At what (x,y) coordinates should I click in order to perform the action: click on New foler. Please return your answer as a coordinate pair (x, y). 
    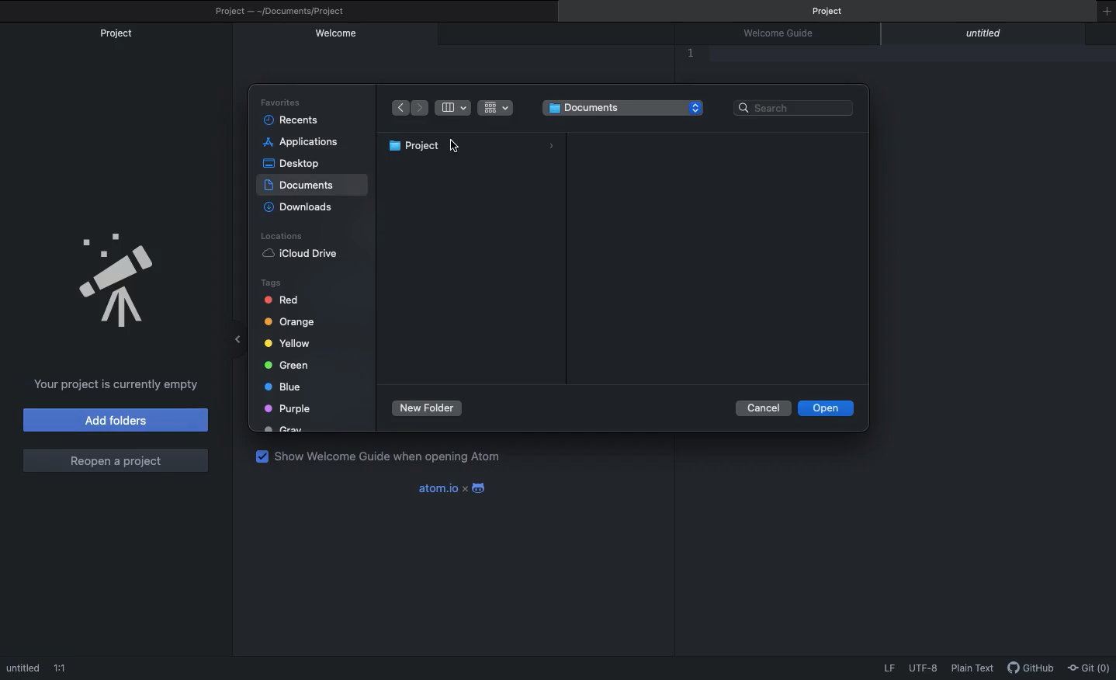
    Looking at the image, I should click on (428, 408).